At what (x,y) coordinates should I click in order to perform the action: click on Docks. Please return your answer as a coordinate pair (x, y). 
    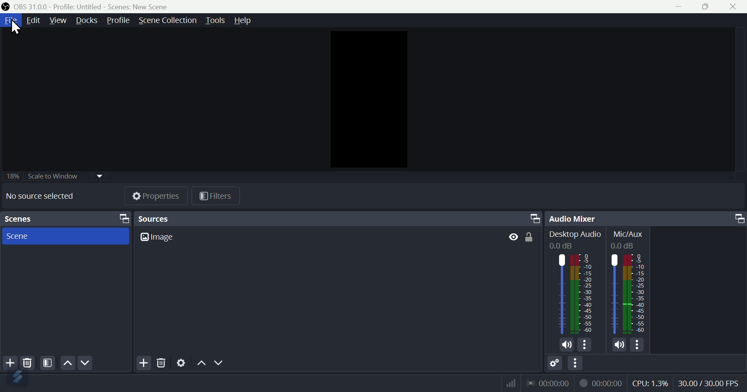
    Looking at the image, I should click on (85, 21).